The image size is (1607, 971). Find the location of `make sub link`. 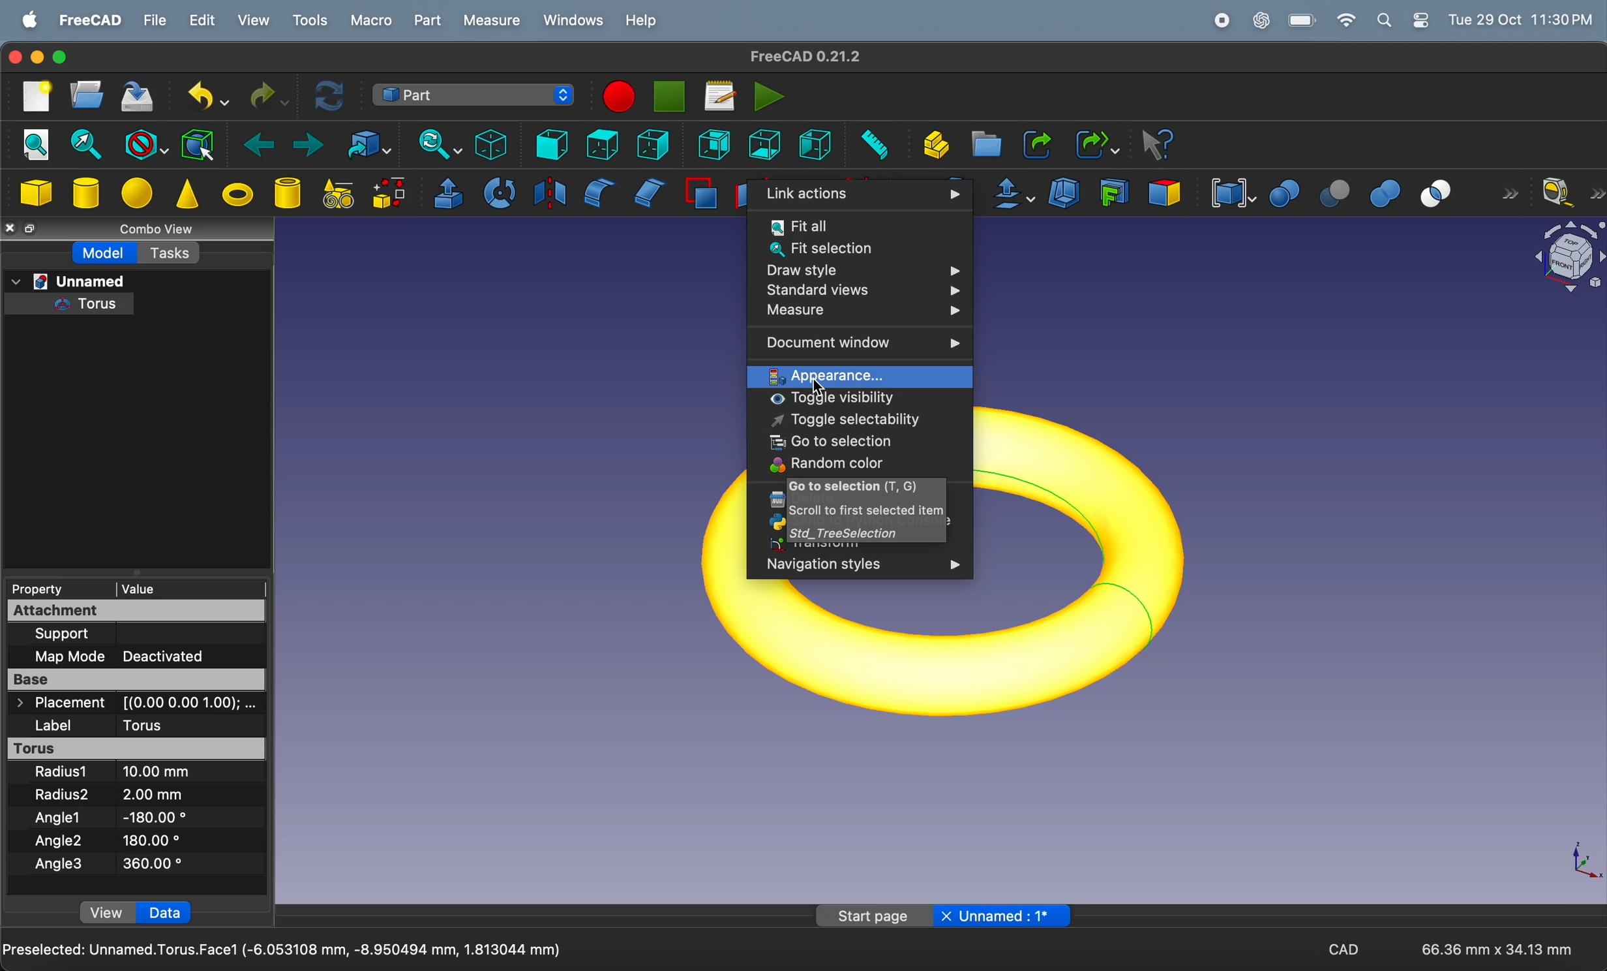

make sub link is located at coordinates (1094, 145).